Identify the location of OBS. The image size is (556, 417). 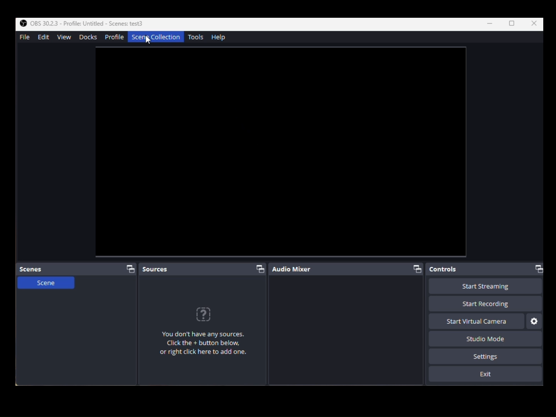
(80, 23).